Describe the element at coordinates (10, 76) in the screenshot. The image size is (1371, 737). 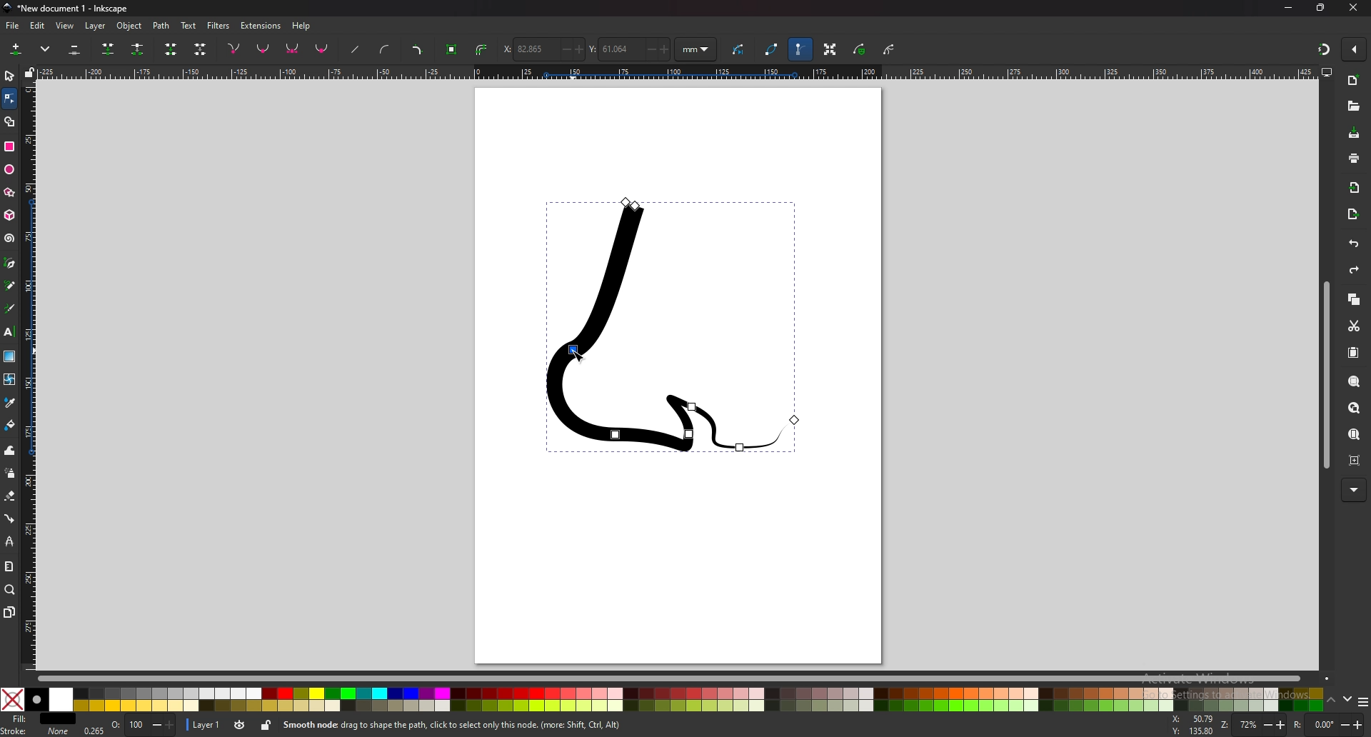
I see `selector` at that location.